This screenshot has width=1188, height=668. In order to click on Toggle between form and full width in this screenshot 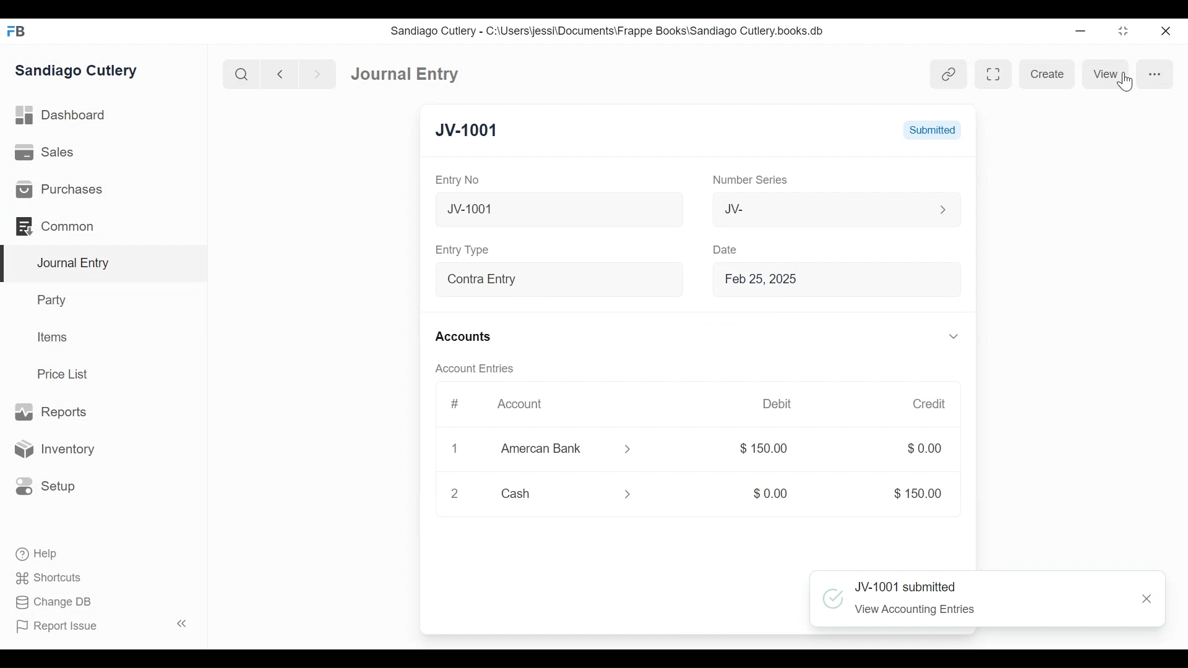, I will do `click(995, 75)`.